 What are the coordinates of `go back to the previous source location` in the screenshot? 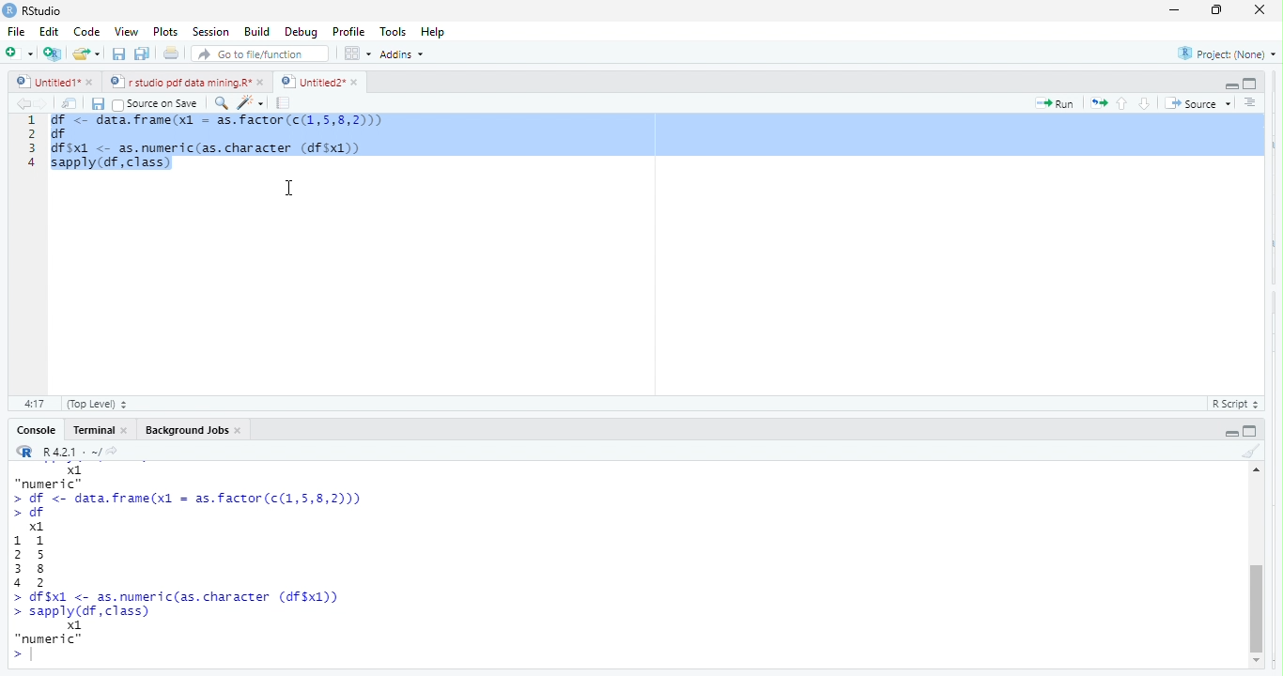 It's located at (23, 103).